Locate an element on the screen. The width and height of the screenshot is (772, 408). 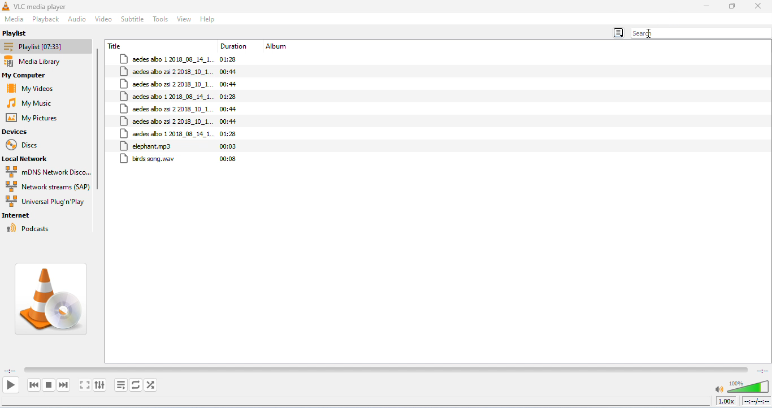
00:44 is located at coordinates (229, 121).